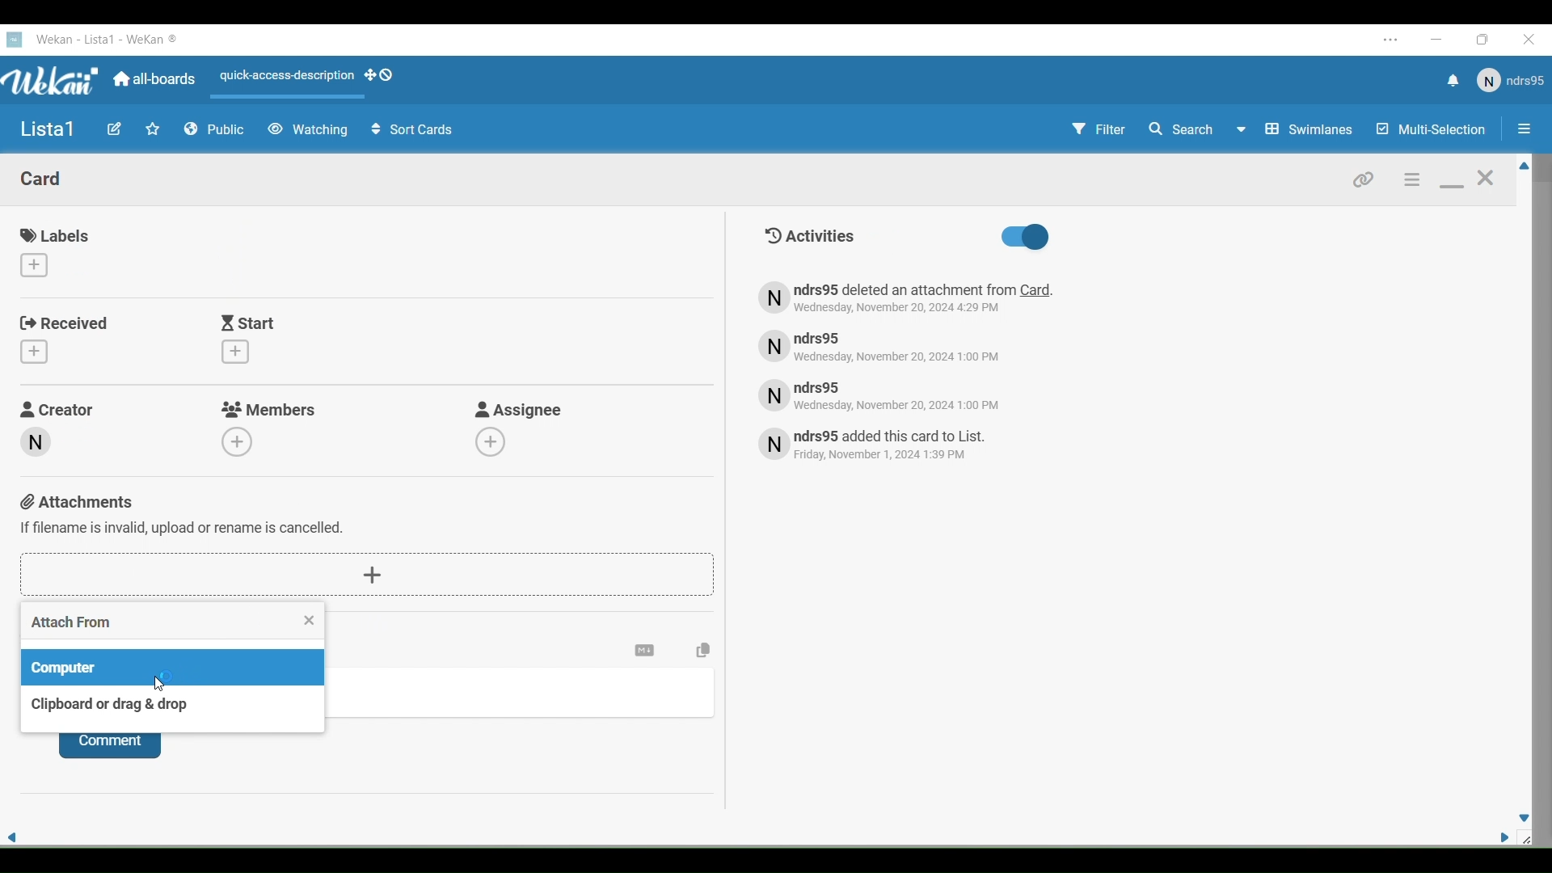  What do you see at coordinates (1521, 131) in the screenshot?
I see `Option` at bounding box center [1521, 131].